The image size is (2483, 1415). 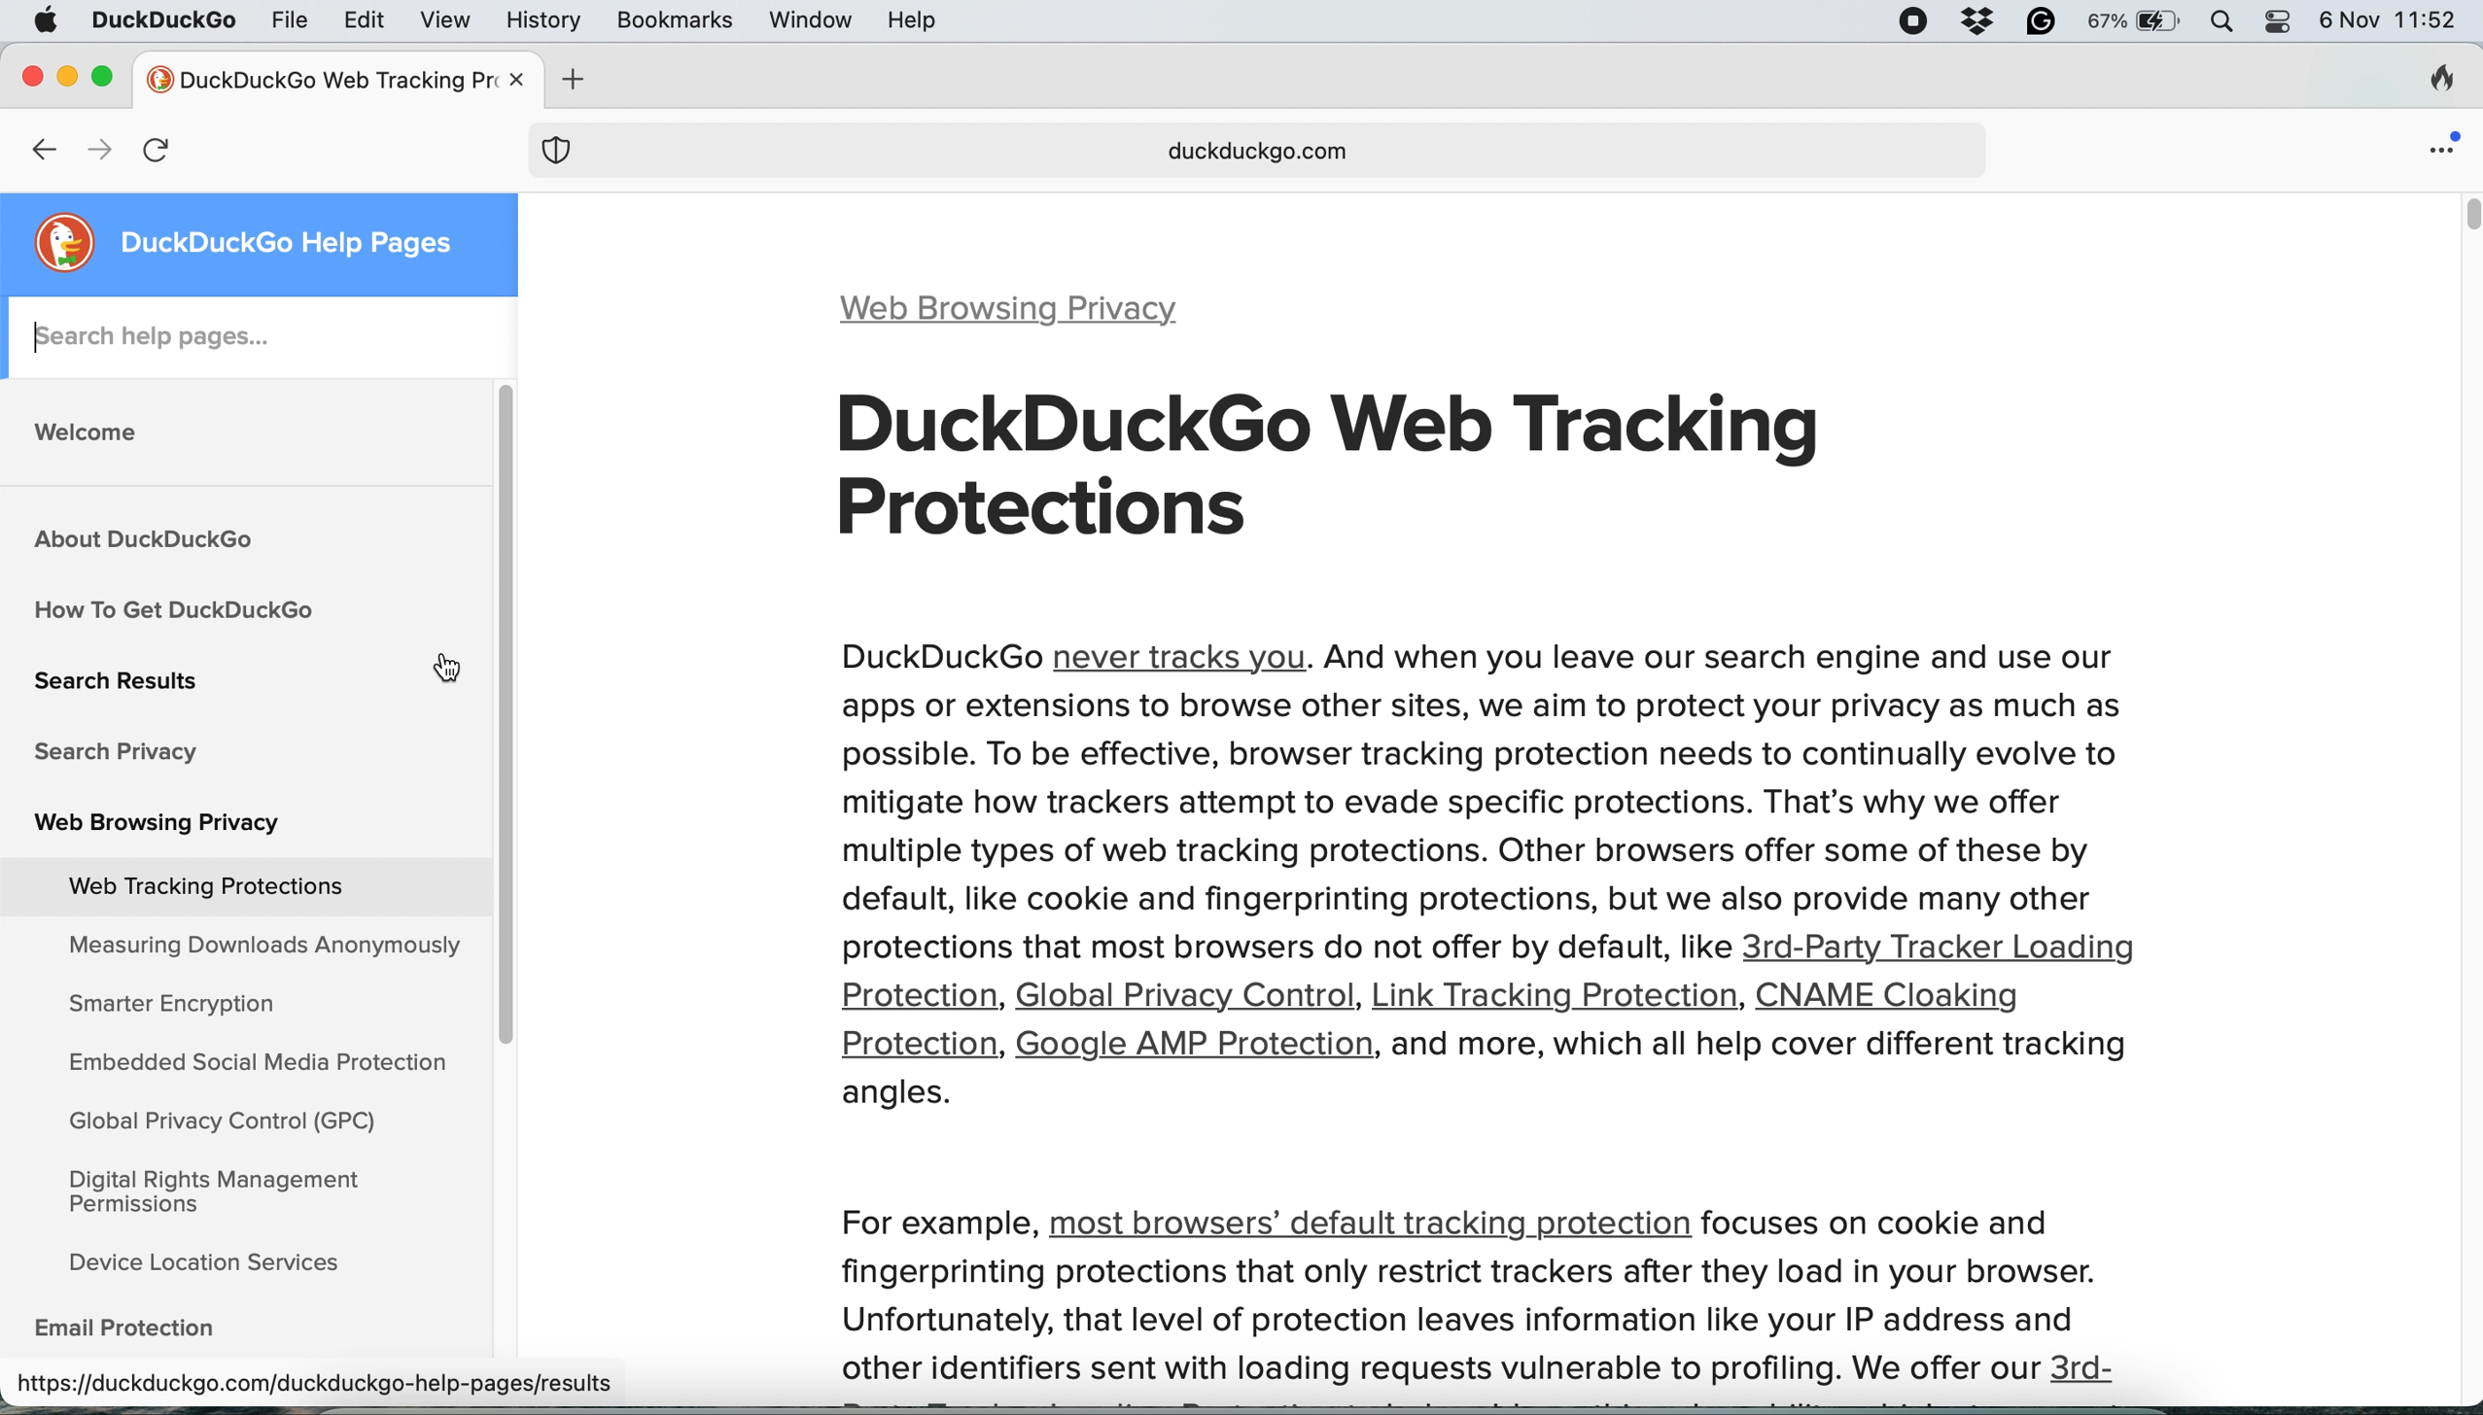 I want to click on edit, so click(x=362, y=20).